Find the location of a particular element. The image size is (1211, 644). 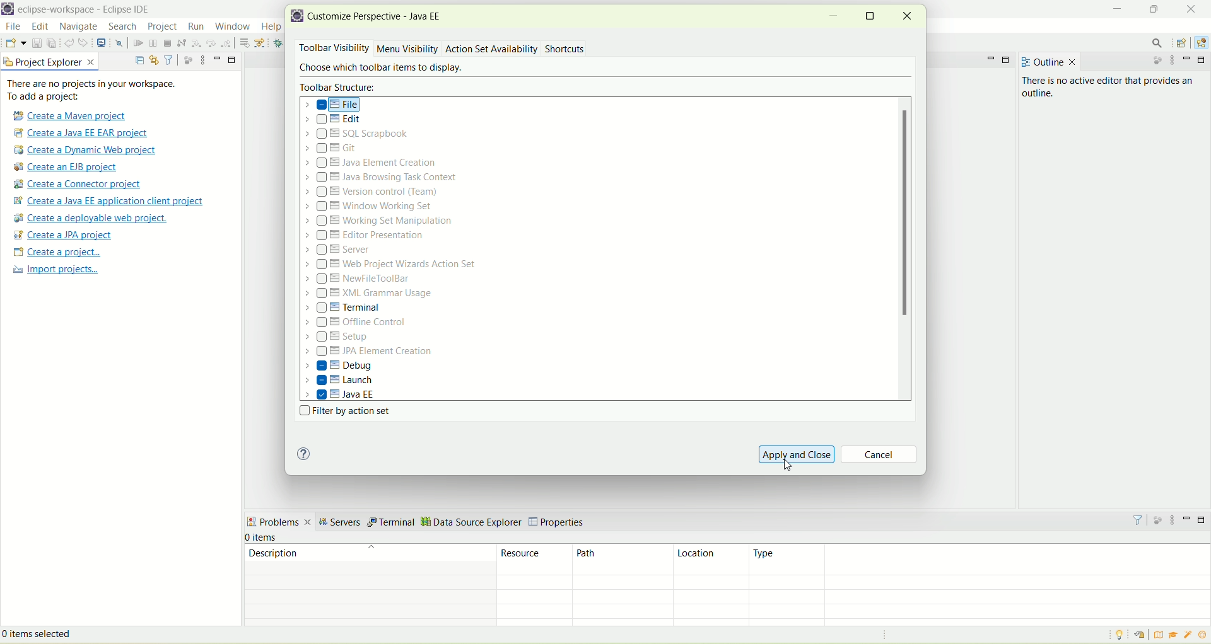

Create a Java EE application client proje t is located at coordinates (111, 201).